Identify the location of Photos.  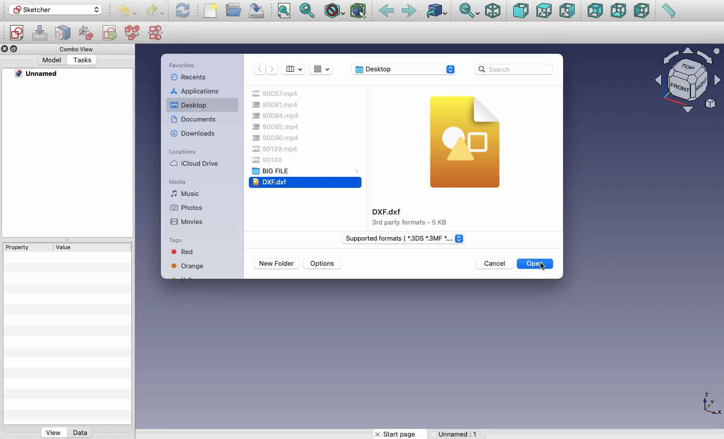
(187, 207).